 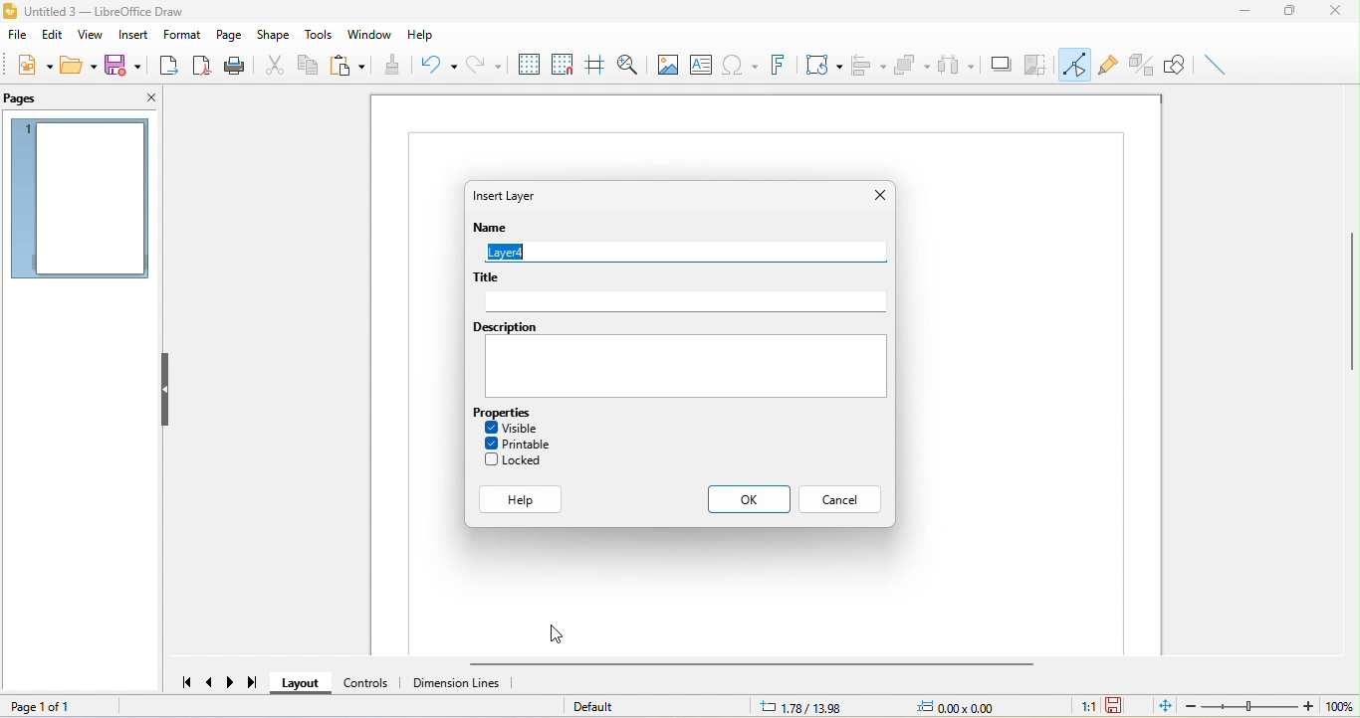 What do you see at coordinates (1162, 707) in the screenshot?
I see `fit page to current window` at bounding box center [1162, 707].